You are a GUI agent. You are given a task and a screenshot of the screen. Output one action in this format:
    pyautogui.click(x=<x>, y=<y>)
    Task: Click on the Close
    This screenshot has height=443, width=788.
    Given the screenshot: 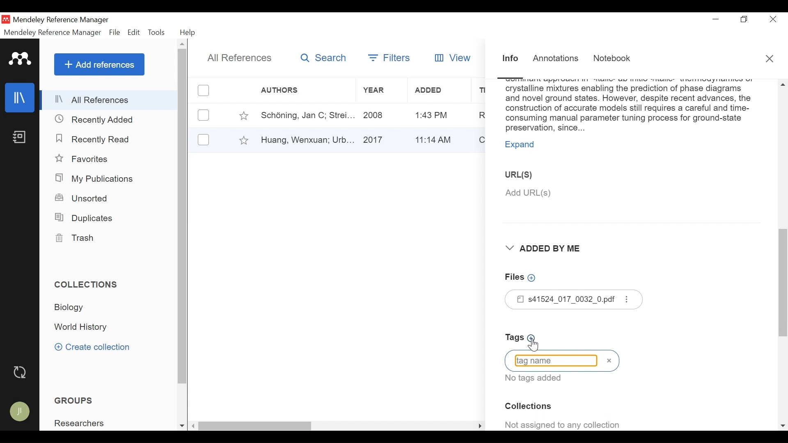 What is the action you would take?
    pyautogui.click(x=770, y=59)
    